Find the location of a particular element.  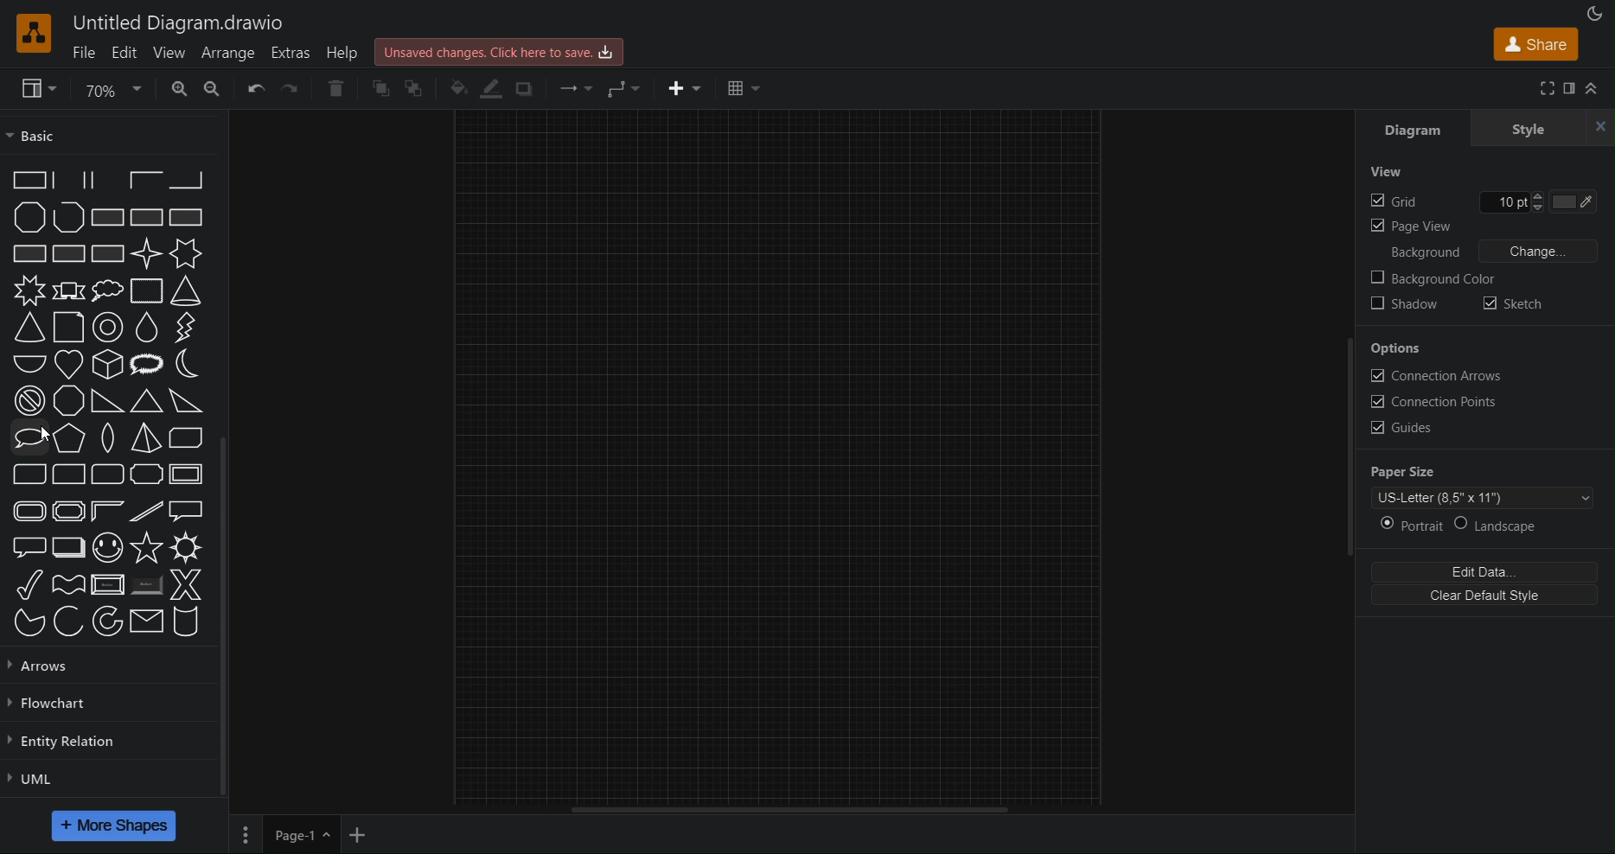

Frame is located at coordinates (187, 475).